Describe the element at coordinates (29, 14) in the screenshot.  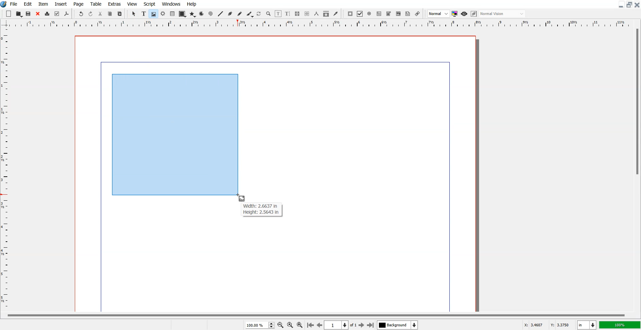
I see `Open` at that location.